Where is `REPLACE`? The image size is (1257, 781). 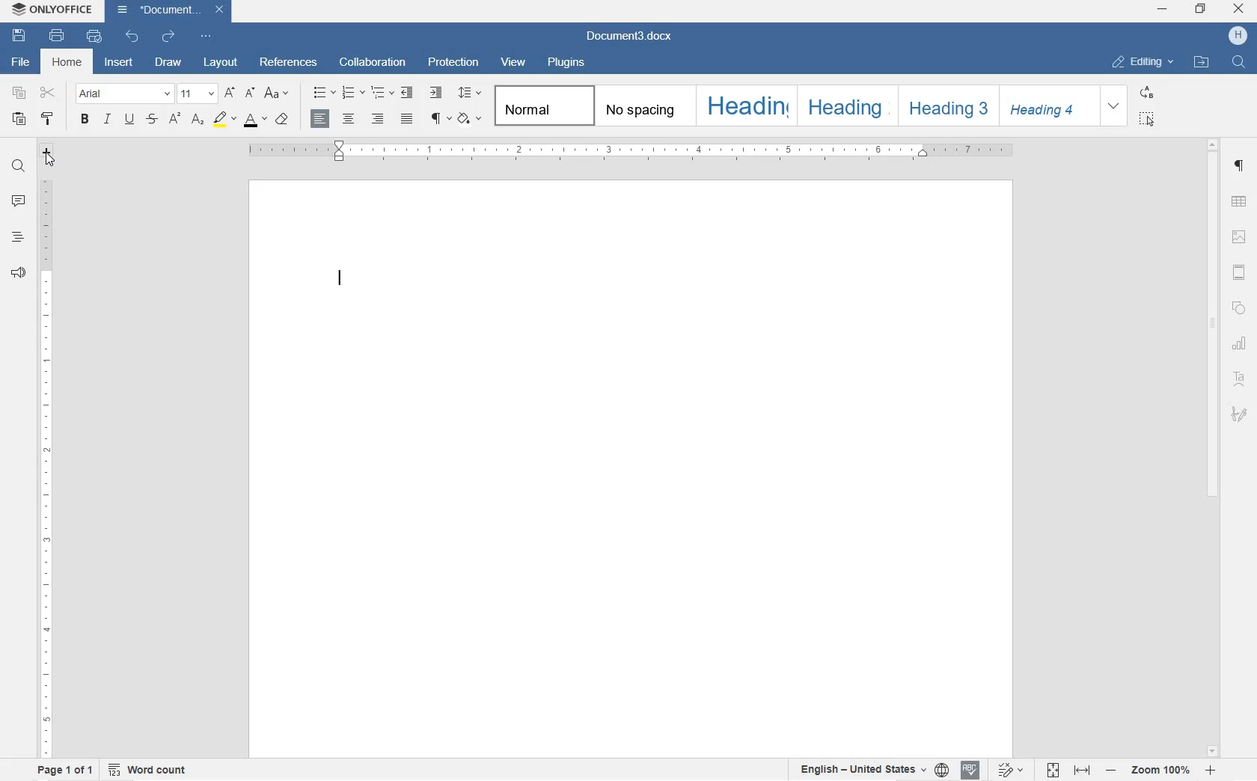 REPLACE is located at coordinates (1148, 93).